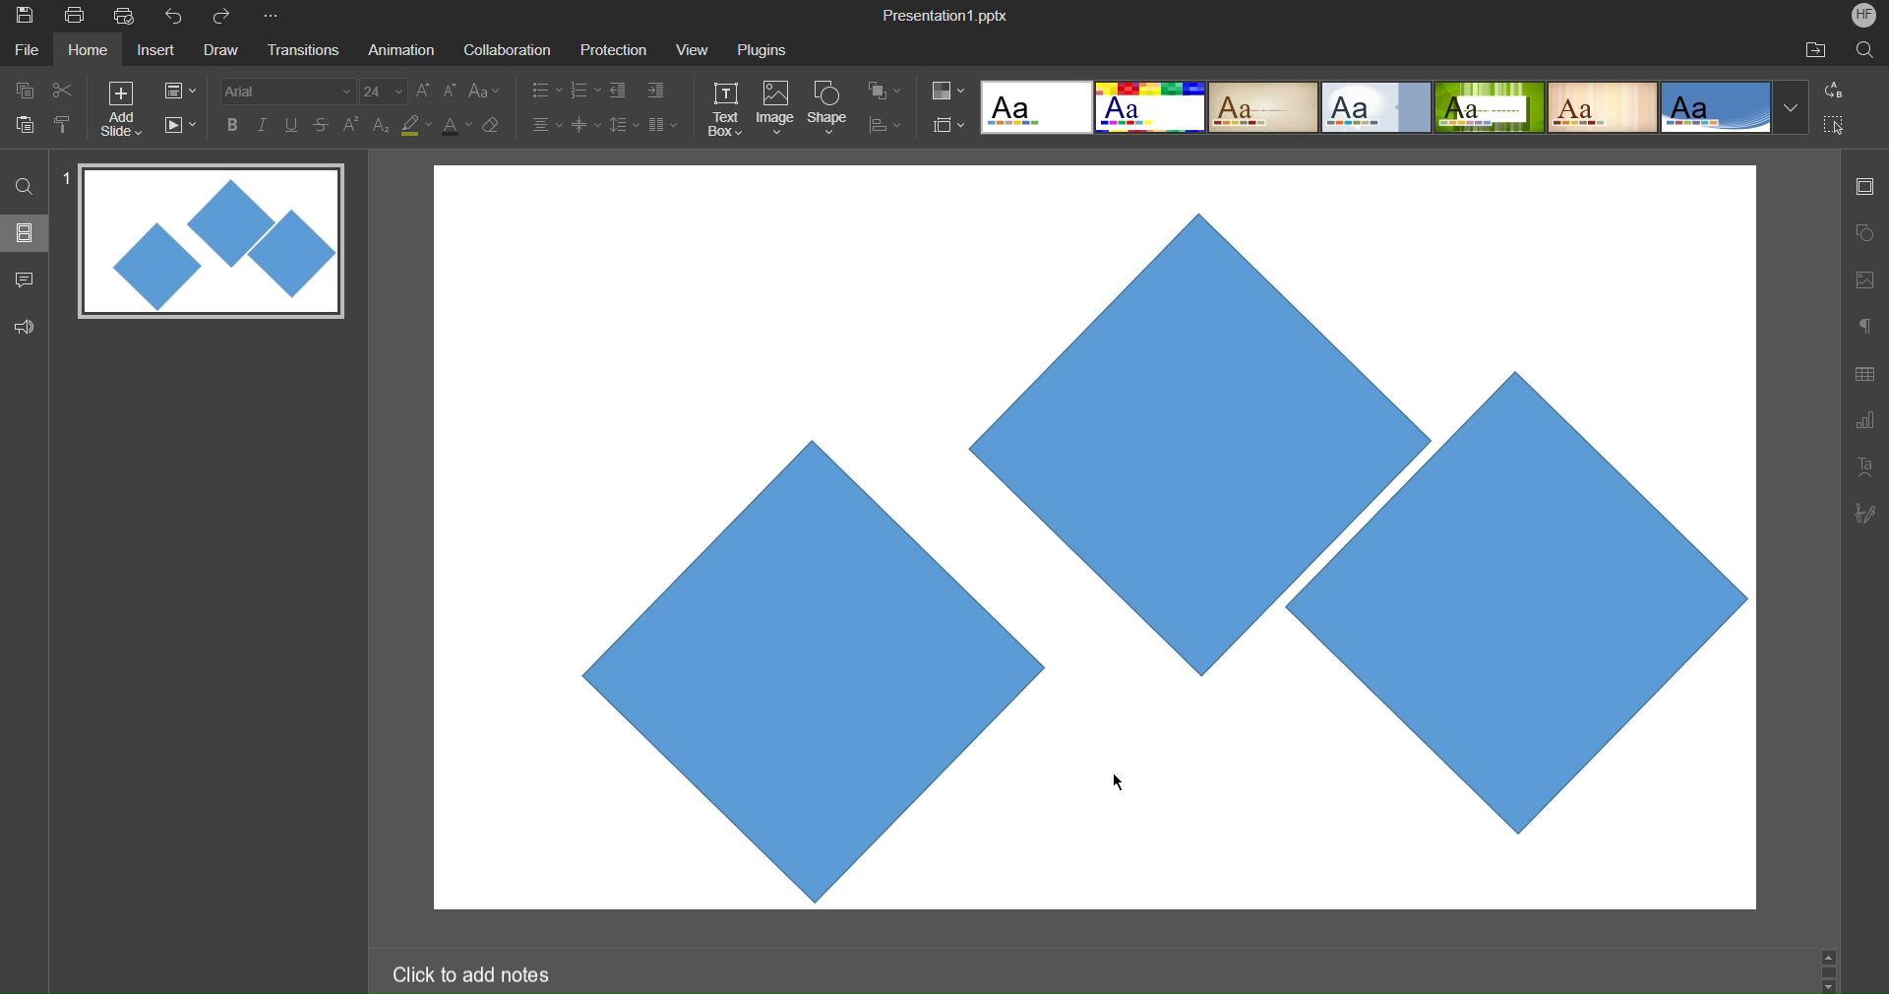 The image size is (1889, 994). Describe the element at coordinates (206, 243) in the screenshot. I see `slide 1` at that location.